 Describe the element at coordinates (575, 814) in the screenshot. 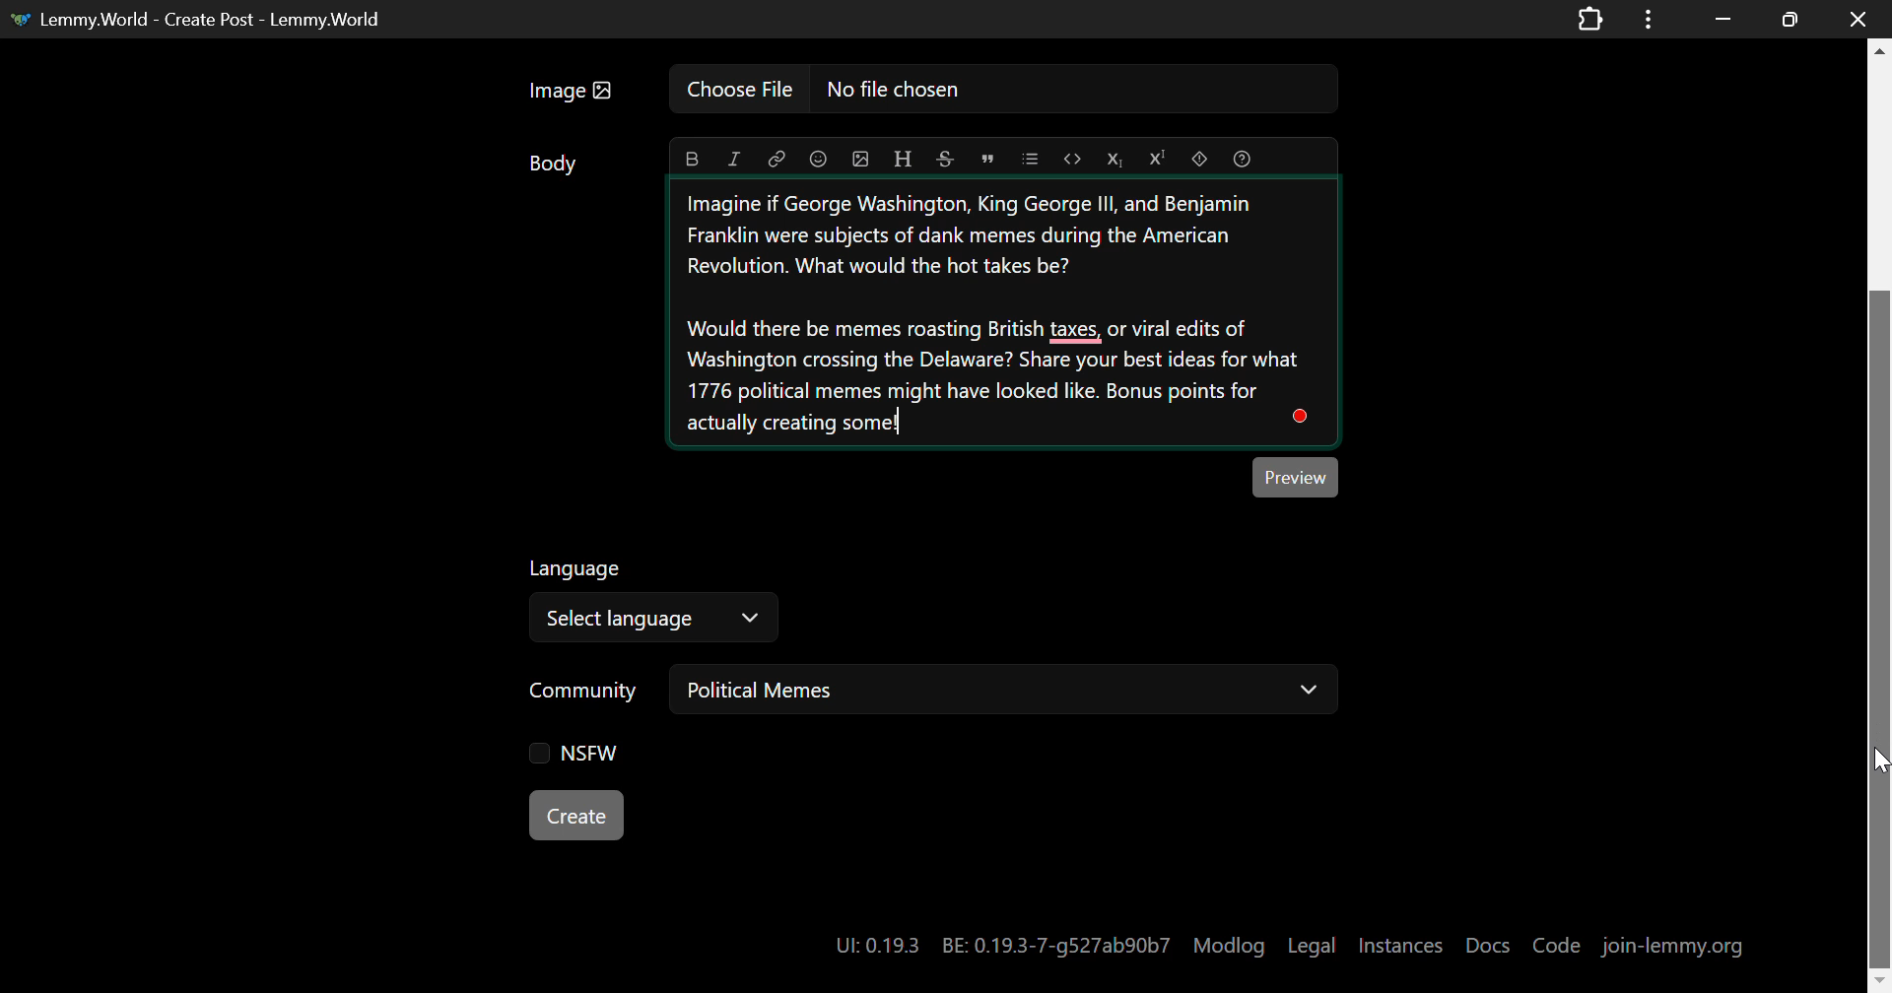

I see `Create` at that location.